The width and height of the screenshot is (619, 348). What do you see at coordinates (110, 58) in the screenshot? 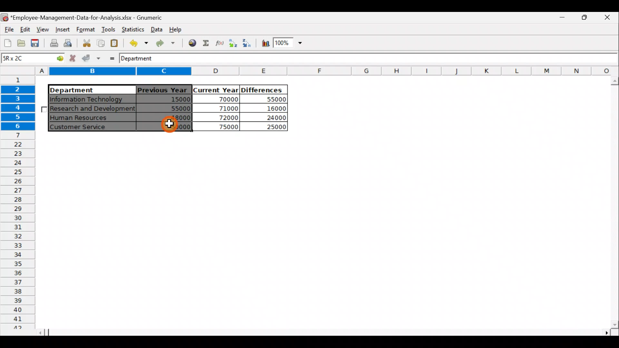
I see `Enter formula` at bounding box center [110, 58].